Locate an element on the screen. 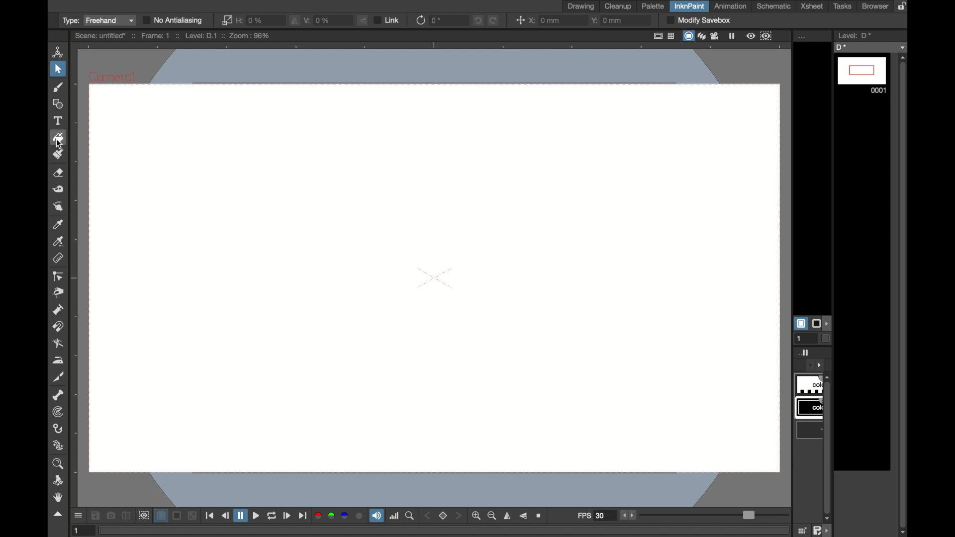 This screenshot has height=537, width=955. zoom is located at coordinates (59, 463).